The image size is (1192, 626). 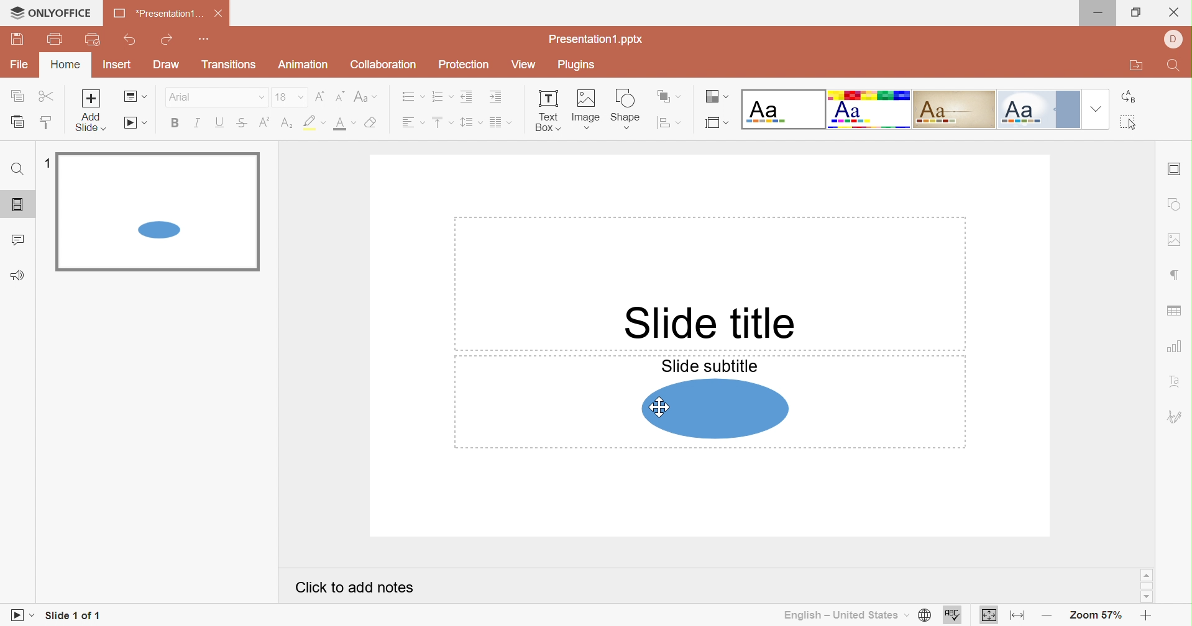 I want to click on Cursor, so click(x=659, y=411).